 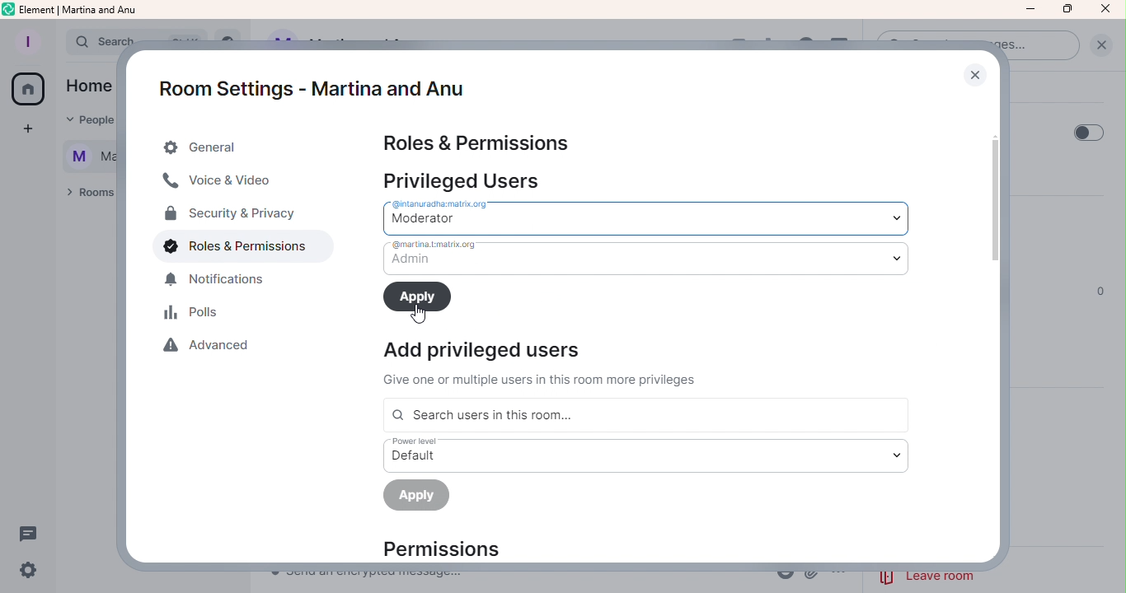 What do you see at coordinates (195, 315) in the screenshot?
I see `Polls` at bounding box center [195, 315].